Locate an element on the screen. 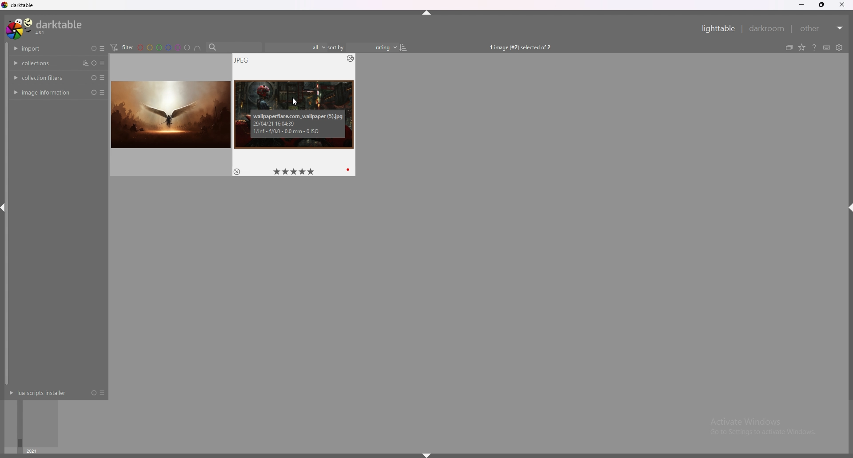  hide is located at coordinates (425, 13).